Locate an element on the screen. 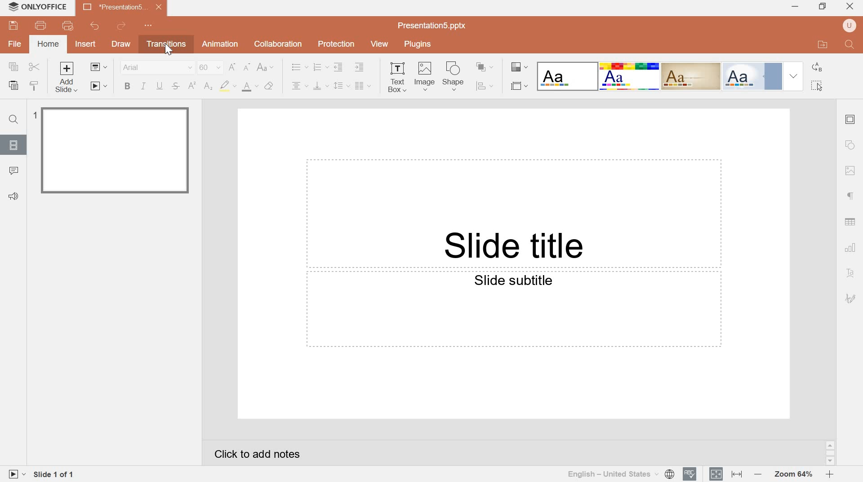 The height and width of the screenshot is (482, 863). copy is located at coordinates (14, 66).